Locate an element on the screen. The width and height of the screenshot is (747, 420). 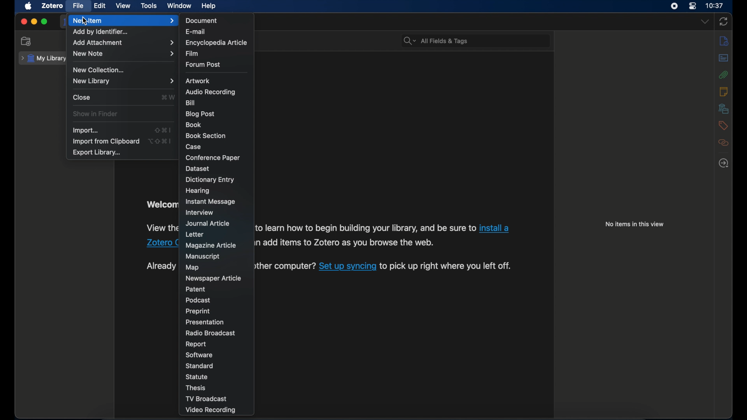
film is located at coordinates (192, 53).